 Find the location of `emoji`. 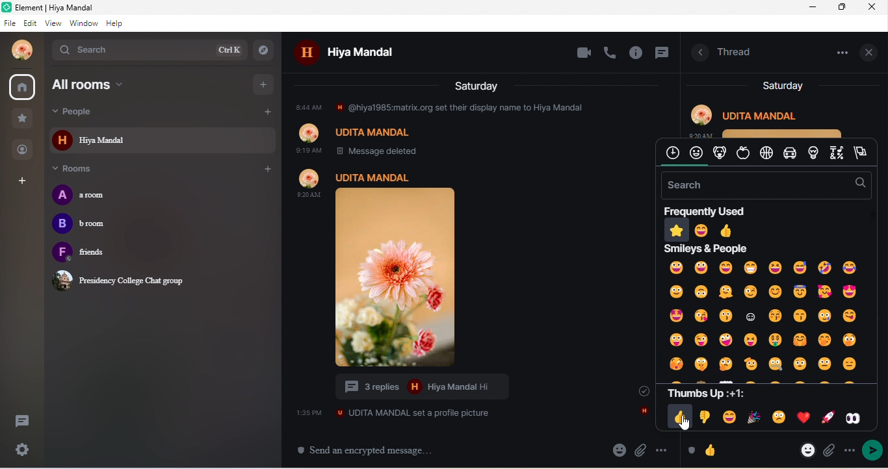

emoji is located at coordinates (706, 450).